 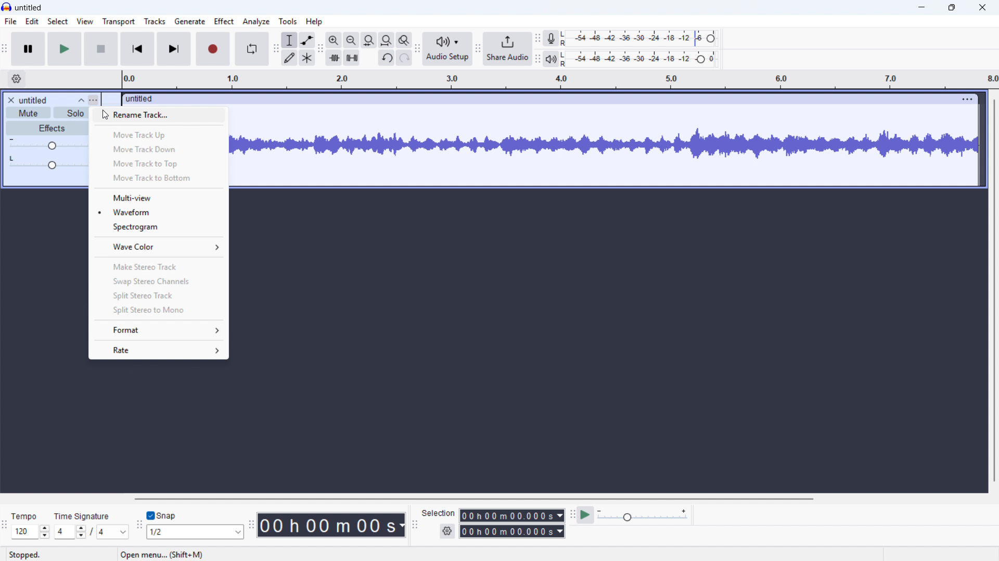 What do you see at coordinates (27, 516) in the screenshot?
I see `Tempo` at bounding box center [27, 516].